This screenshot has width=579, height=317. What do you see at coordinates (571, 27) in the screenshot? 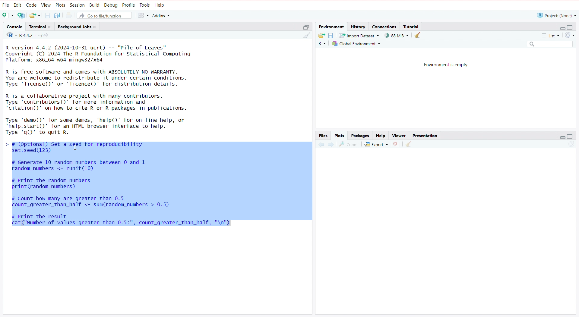
I see `Full Height` at bounding box center [571, 27].